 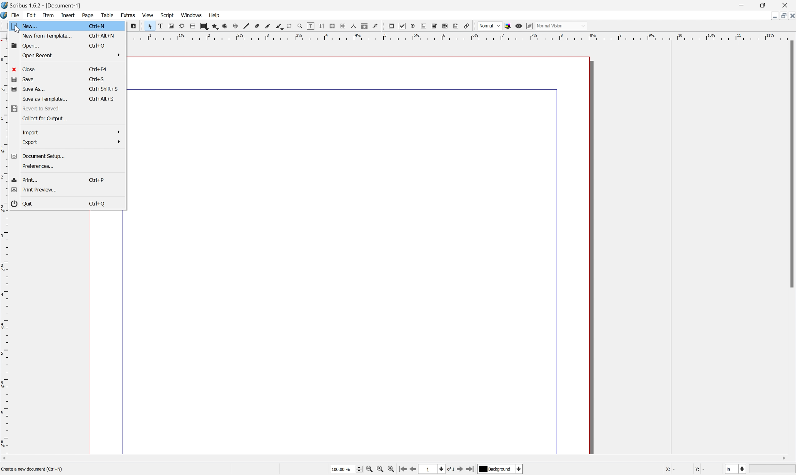 What do you see at coordinates (167, 16) in the screenshot?
I see `Script` at bounding box center [167, 16].